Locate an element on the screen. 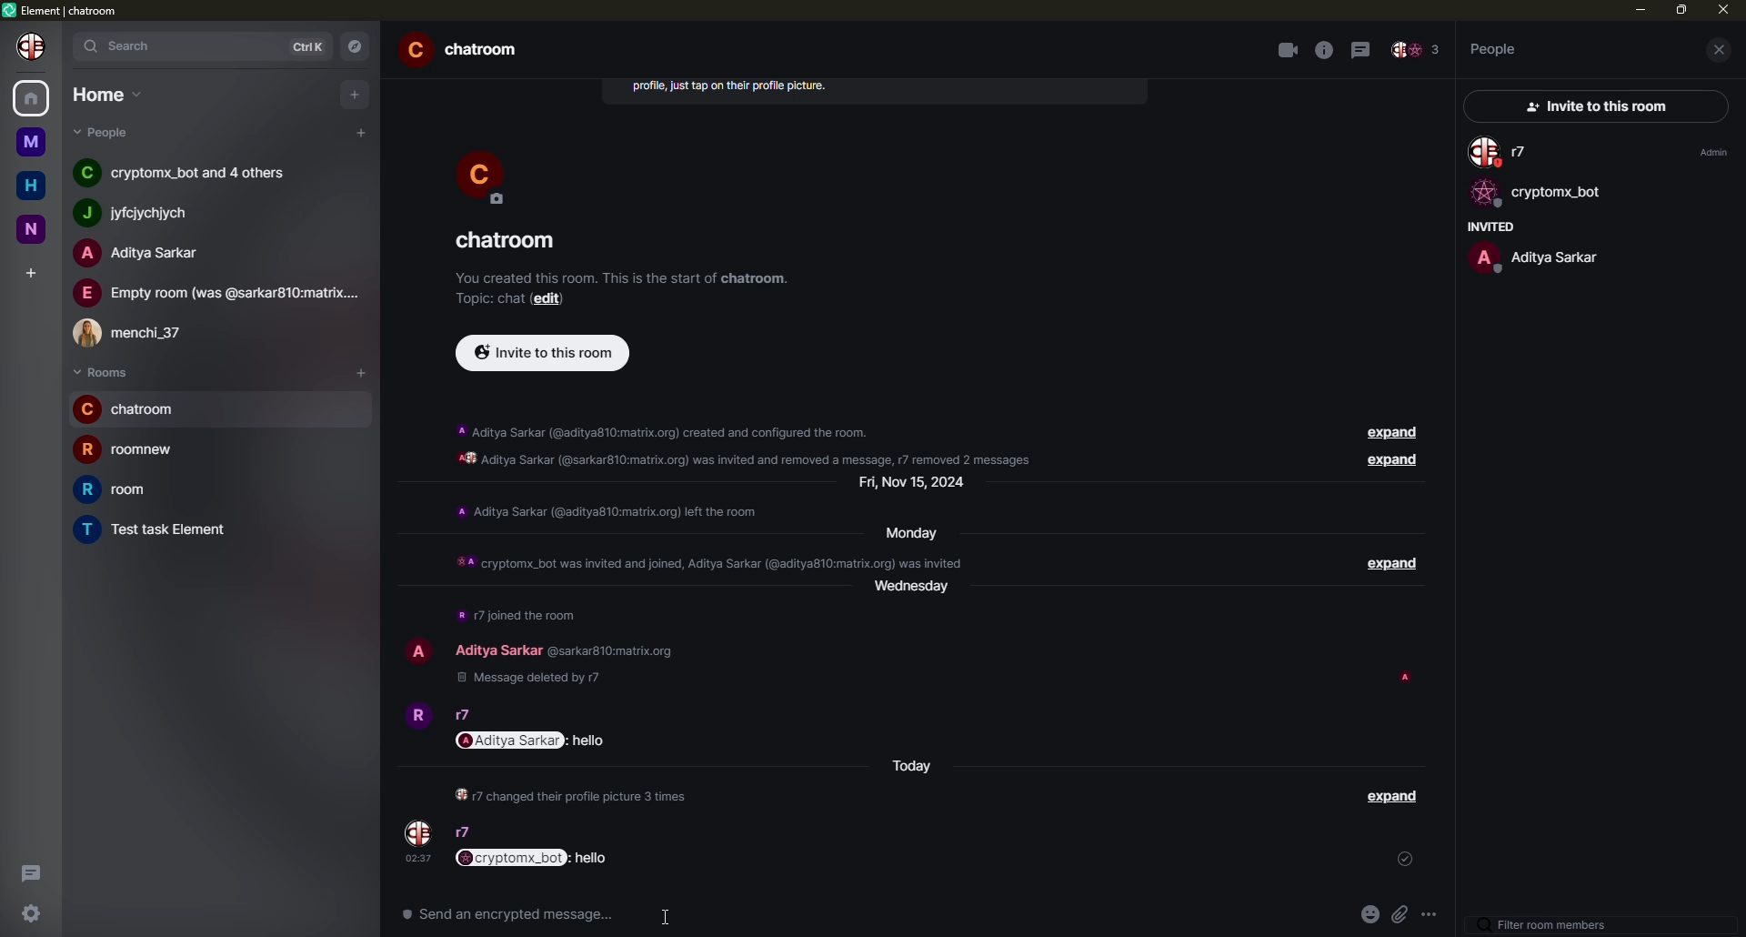 The height and width of the screenshot is (937, 1746). info is located at coordinates (710, 562).